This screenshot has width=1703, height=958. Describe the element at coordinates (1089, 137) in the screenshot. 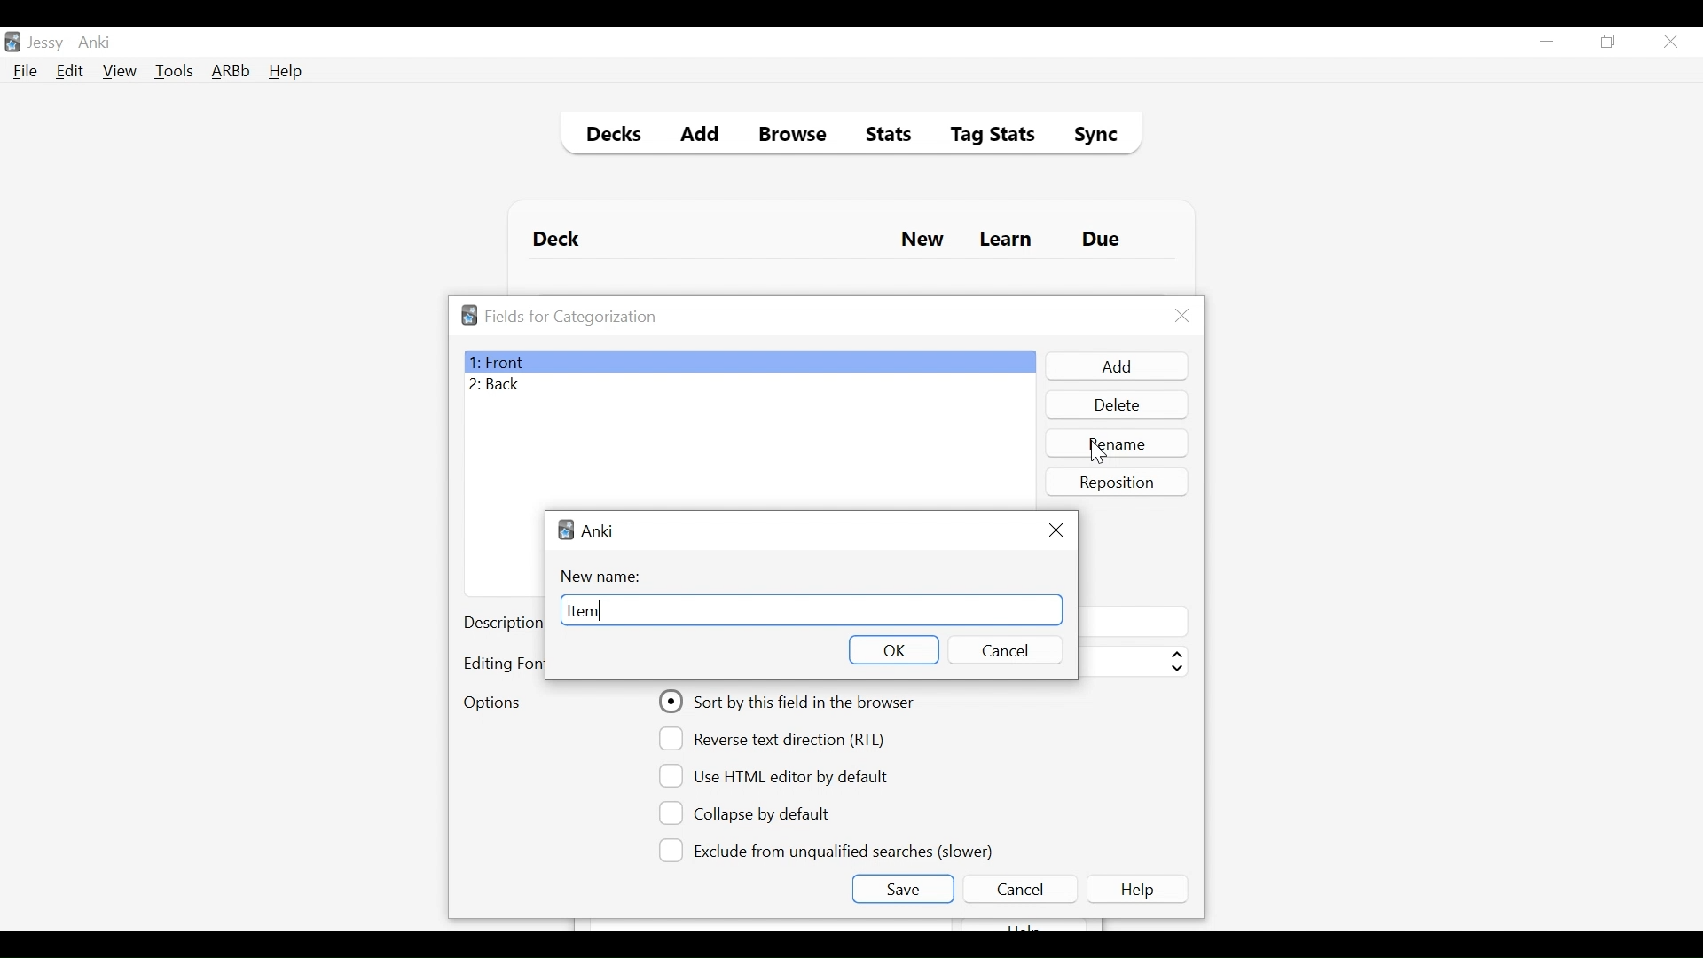

I see `Sybc` at that location.